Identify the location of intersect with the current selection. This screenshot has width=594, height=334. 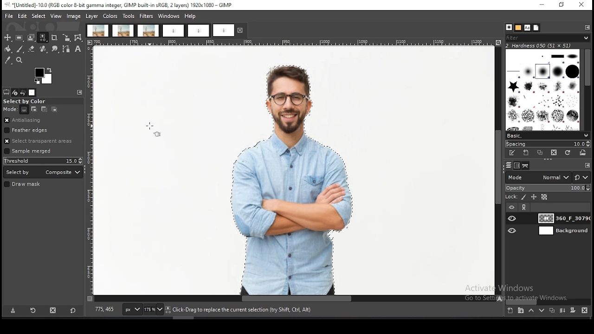
(53, 110).